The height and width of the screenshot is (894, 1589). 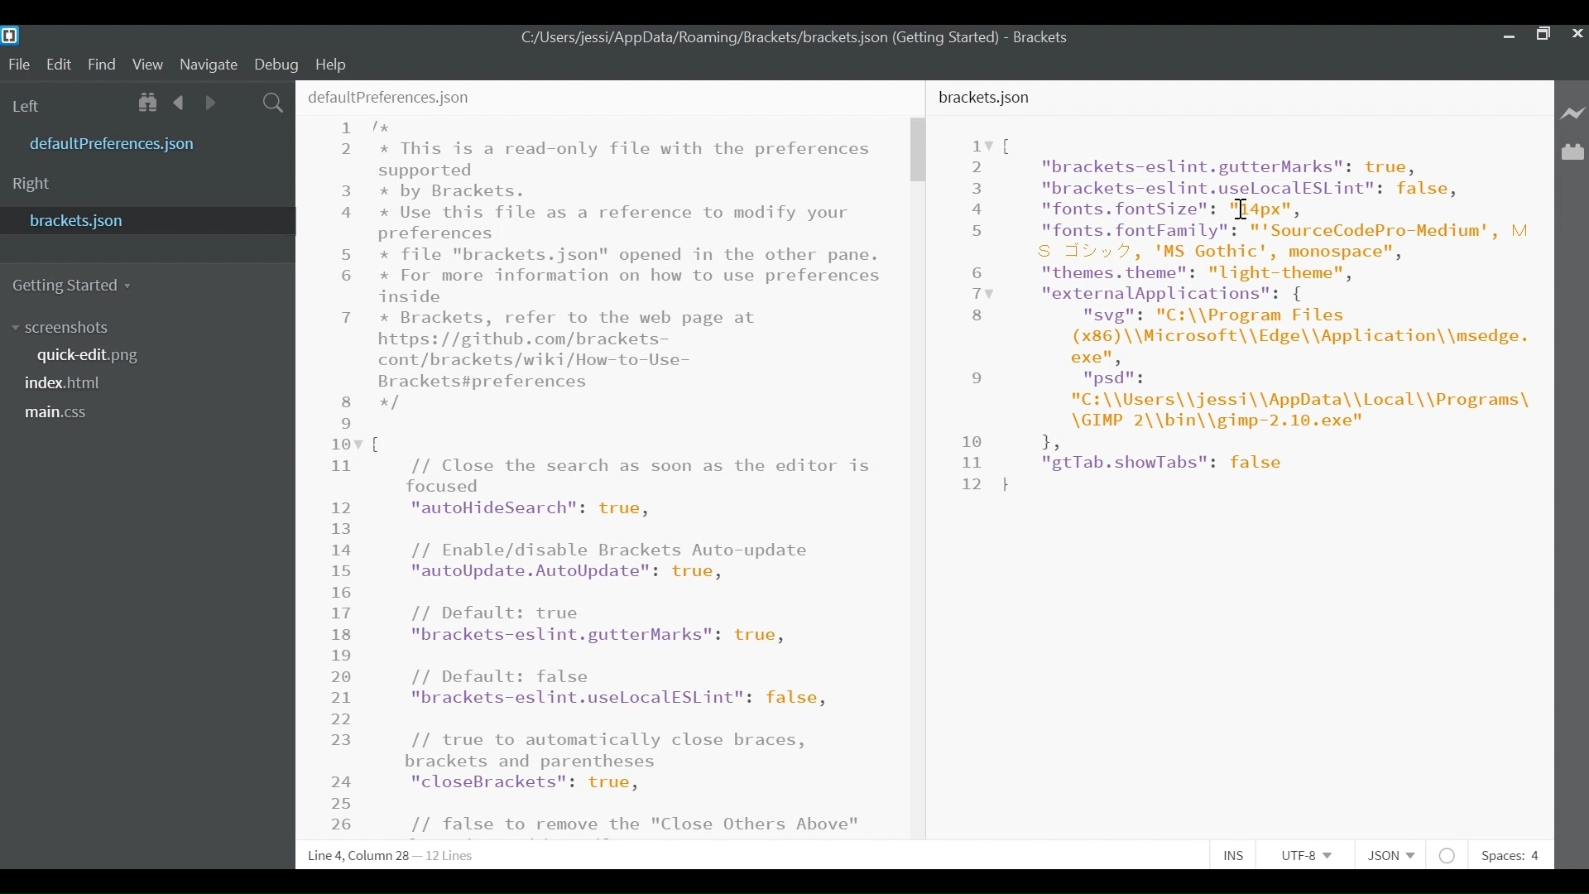 What do you see at coordinates (343, 476) in the screenshot?
I see `Line Number` at bounding box center [343, 476].